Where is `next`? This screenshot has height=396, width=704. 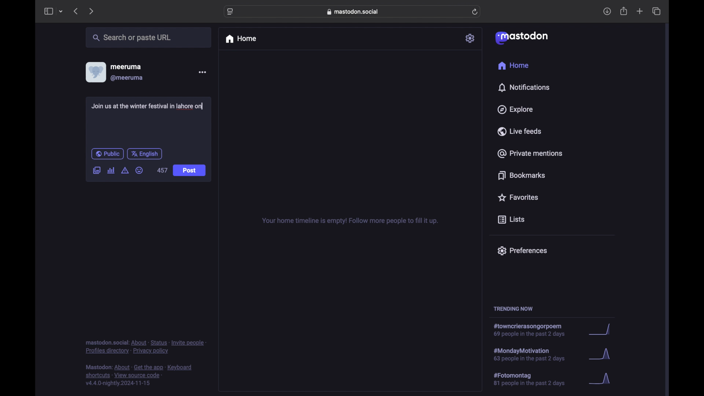
next is located at coordinates (92, 11).